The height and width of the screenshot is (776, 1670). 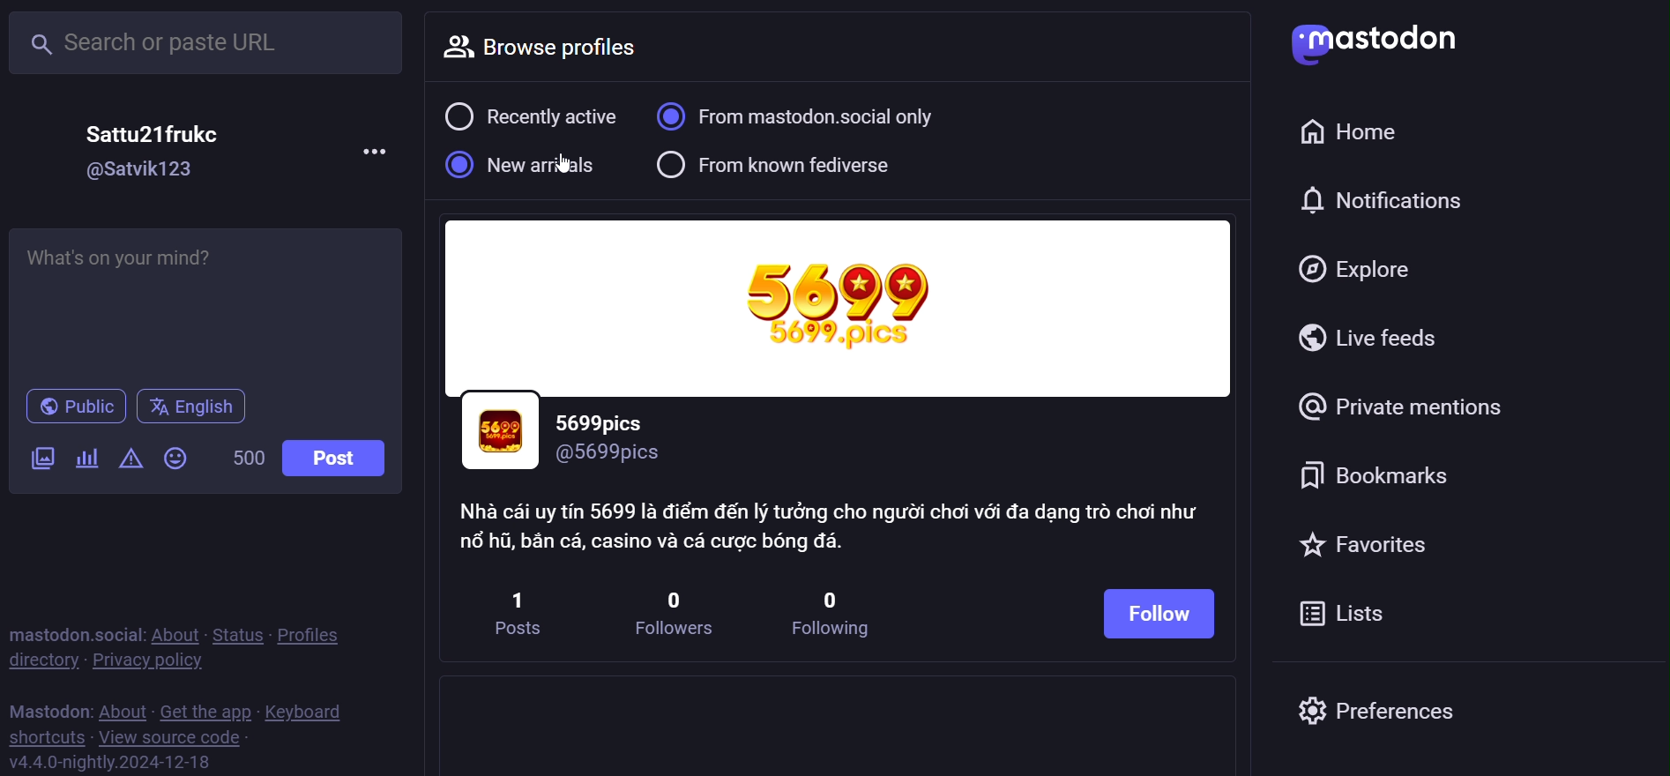 I want to click on list, so click(x=1353, y=613).